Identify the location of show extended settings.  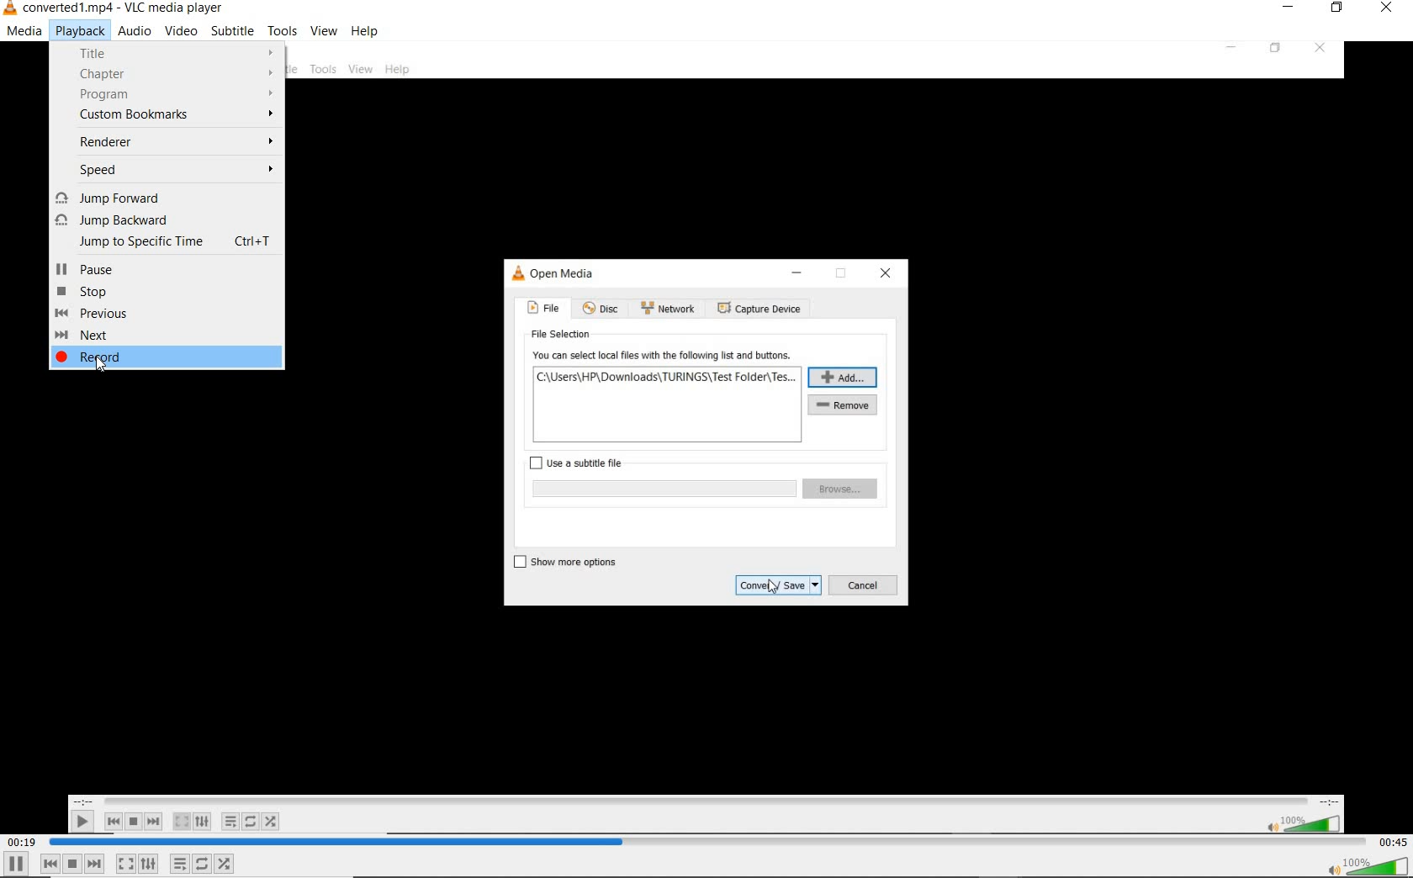
(150, 863).